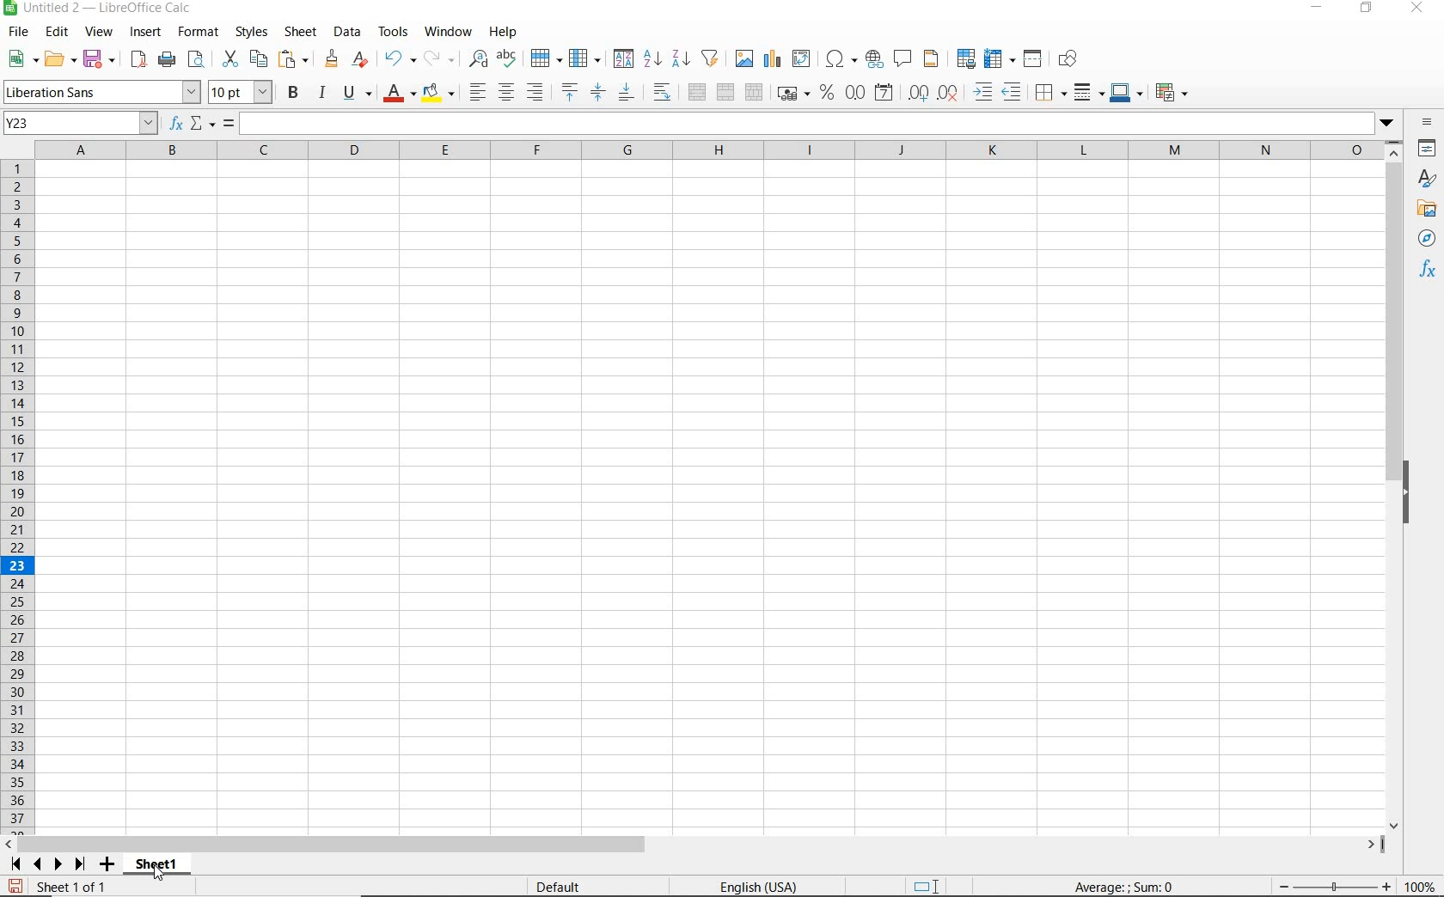 This screenshot has width=1444, height=897. What do you see at coordinates (802, 58) in the screenshot?
I see `INSERT OR EDIT PIVOT TABLE` at bounding box center [802, 58].